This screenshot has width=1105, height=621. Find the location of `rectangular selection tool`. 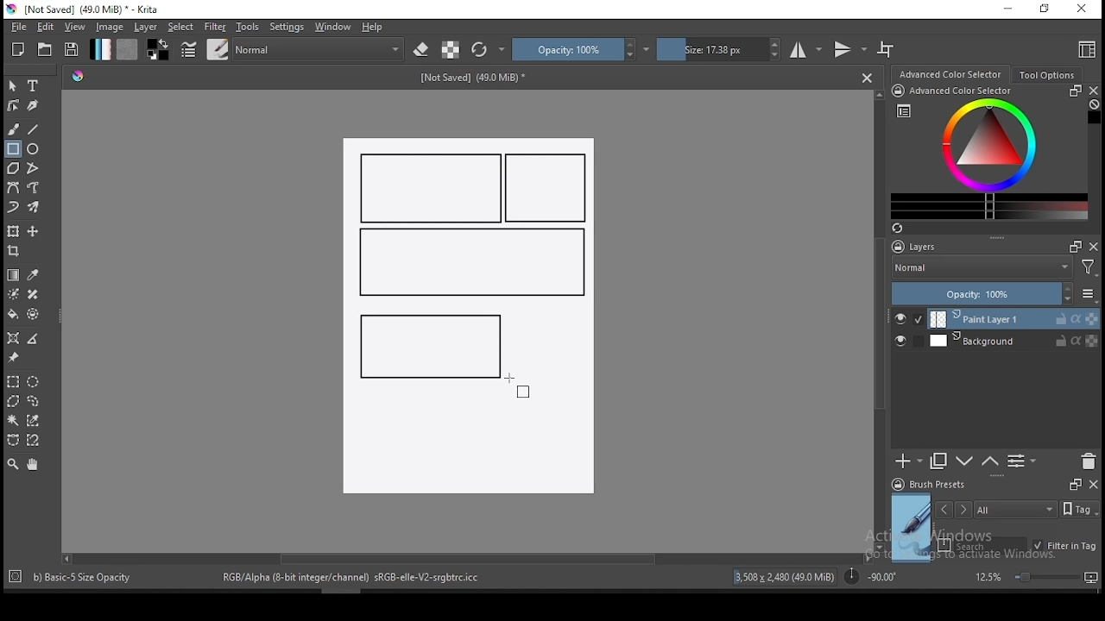

rectangular selection tool is located at coordinates (12, 381).